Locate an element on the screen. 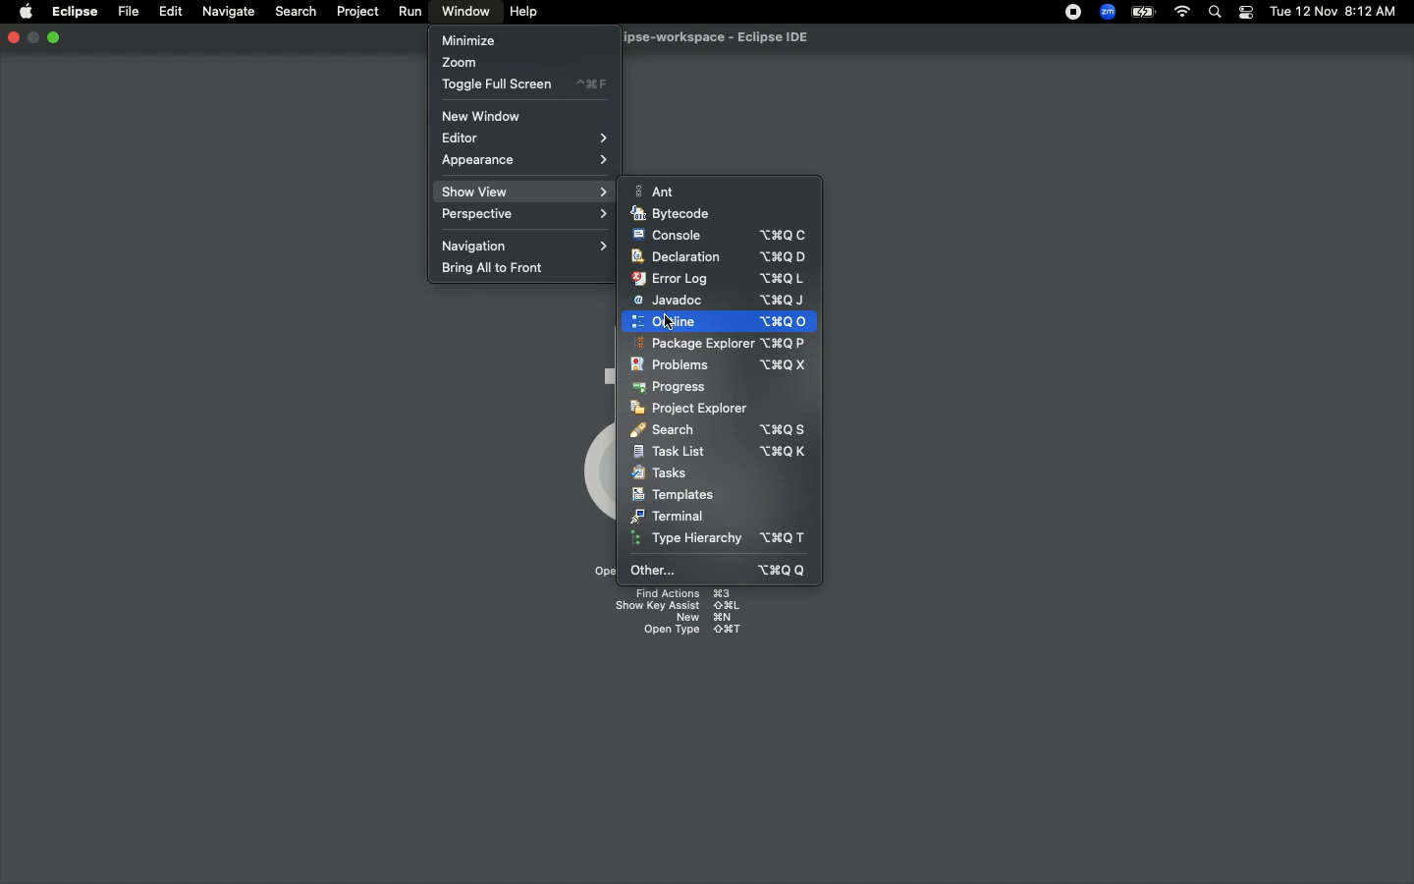 This screenshot has width=1414, height=884. Click outline is located at coordinates (718, 321).